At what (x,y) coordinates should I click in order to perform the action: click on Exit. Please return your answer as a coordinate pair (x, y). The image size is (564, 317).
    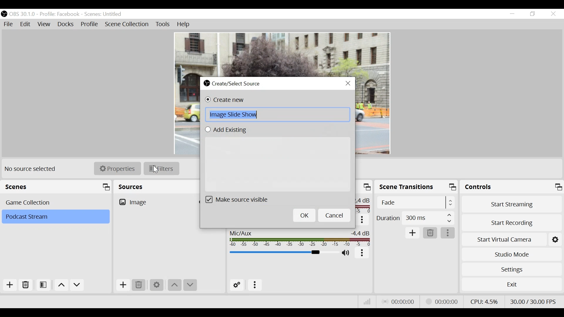
    Looking at the image, I should click on (512, 286).